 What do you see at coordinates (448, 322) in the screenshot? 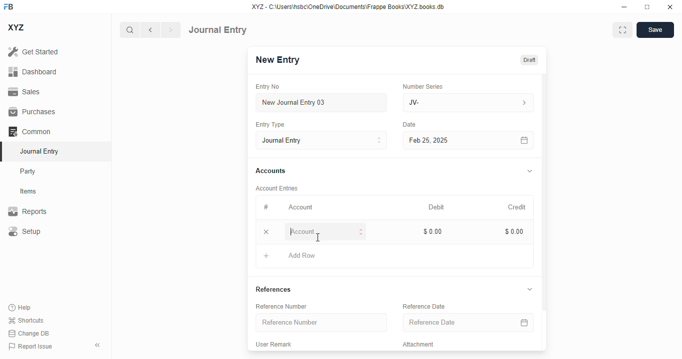
I see `reference date` at bounding box center [448, 322].